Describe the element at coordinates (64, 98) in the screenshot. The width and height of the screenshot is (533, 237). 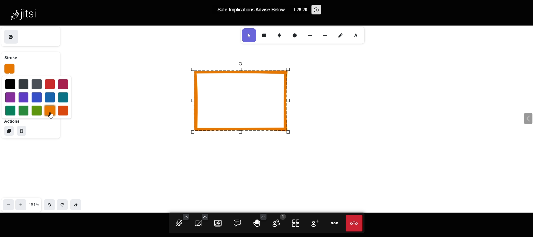
I see `blue 3` at that location.